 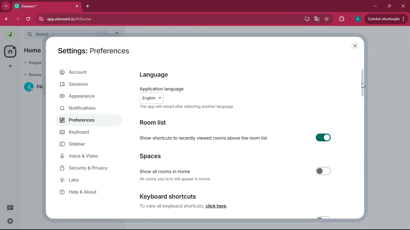 What do you see at coordinates (357, 19) in the screenshot?
I see `profile` at bounding box center [357, 19].